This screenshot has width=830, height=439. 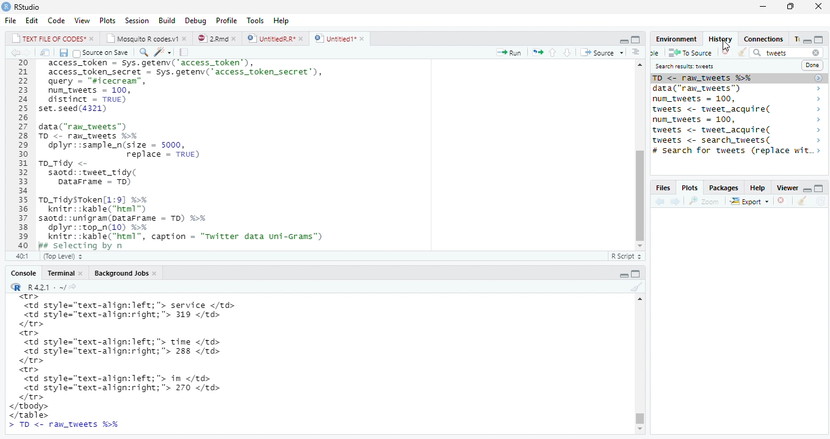 What do you see at coordinates (734, 52) in the screenshot?
I see `Clear window` at bounding box center [734, 52].